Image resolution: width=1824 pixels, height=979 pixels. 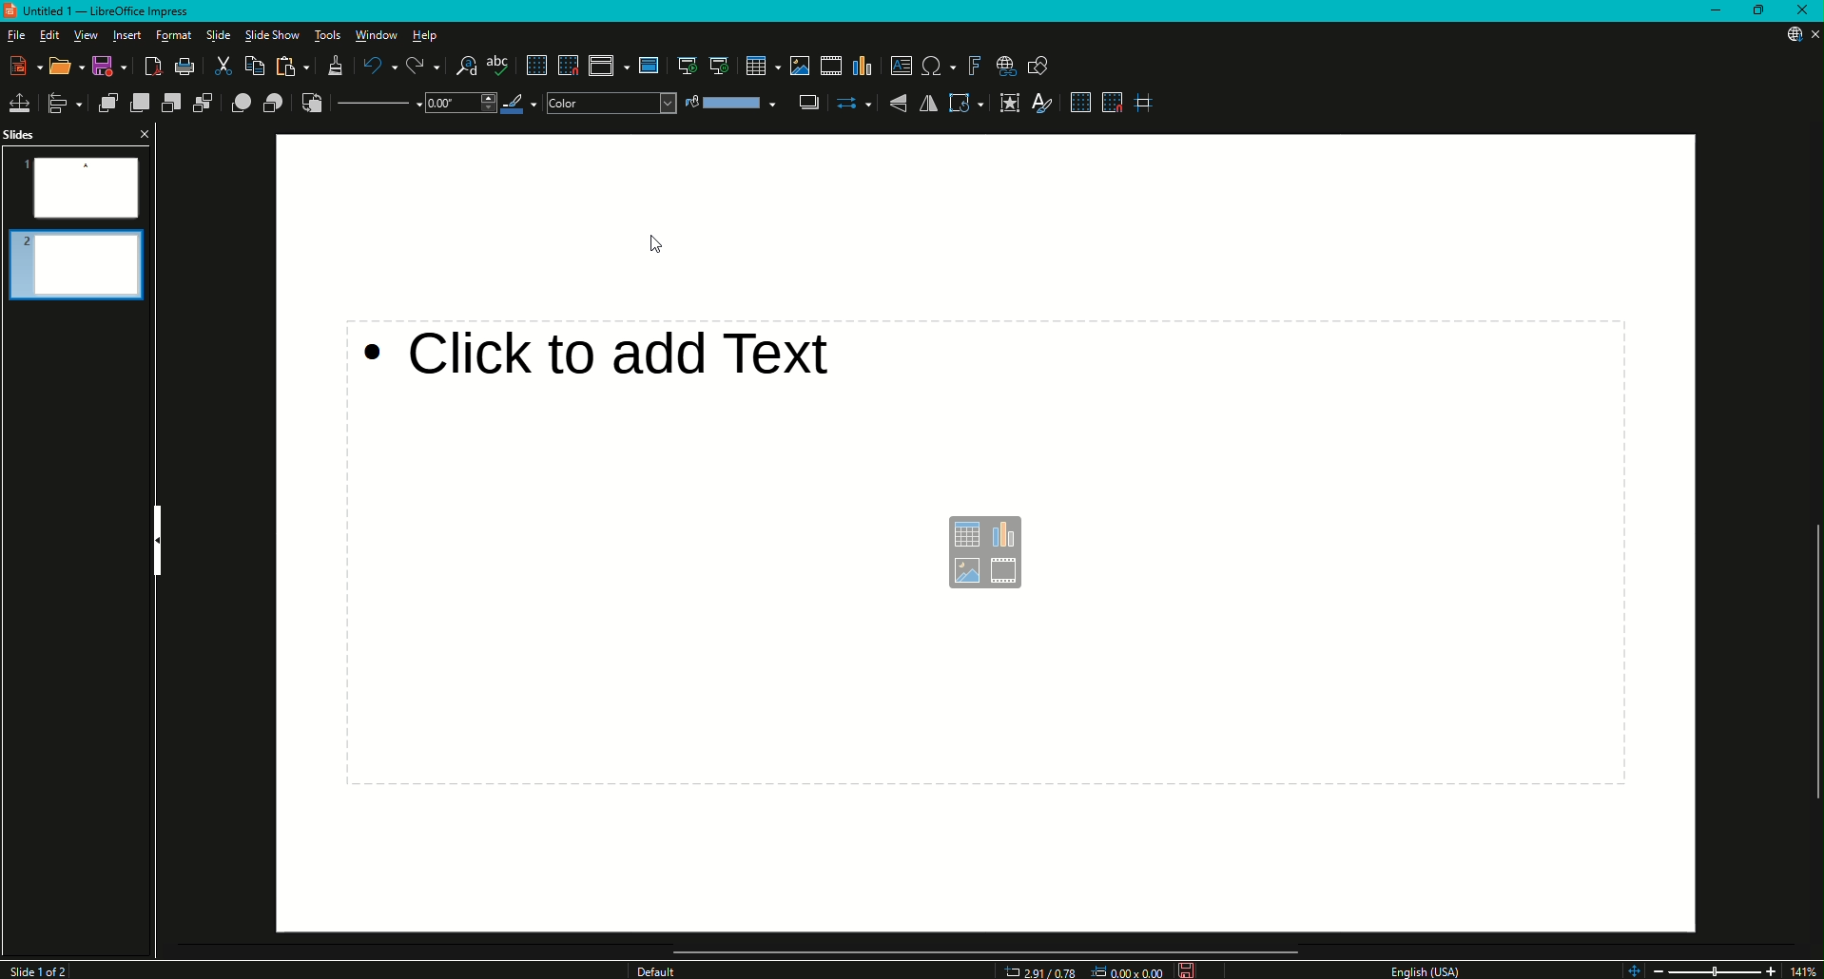 I want to click on Display Grid, so click(x=1077, y=104).